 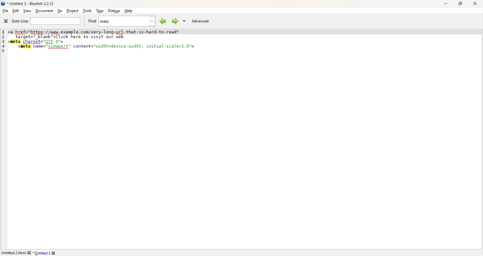 I want to click on Go, so click(x=59, y=11).